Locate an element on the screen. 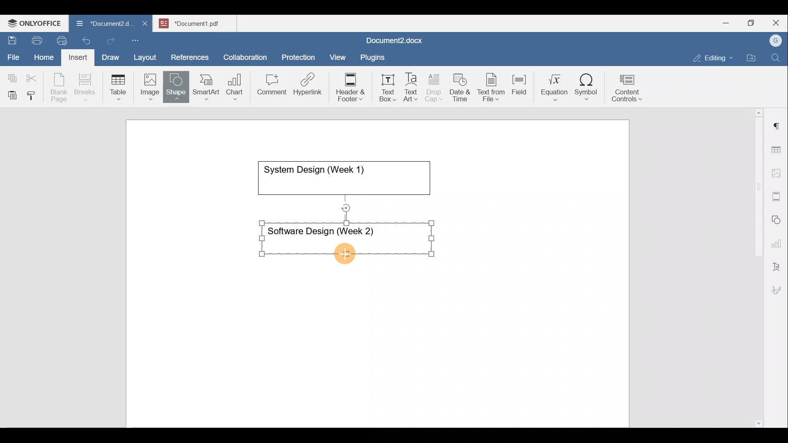 The image size is (788, 443). Text box is located at coordinates (382, 88).